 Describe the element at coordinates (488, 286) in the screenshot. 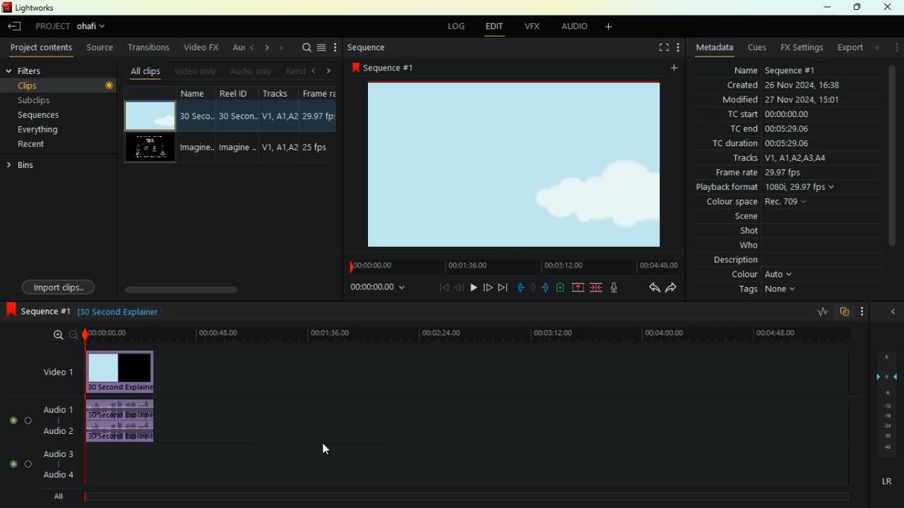

I see `forward` at that location.